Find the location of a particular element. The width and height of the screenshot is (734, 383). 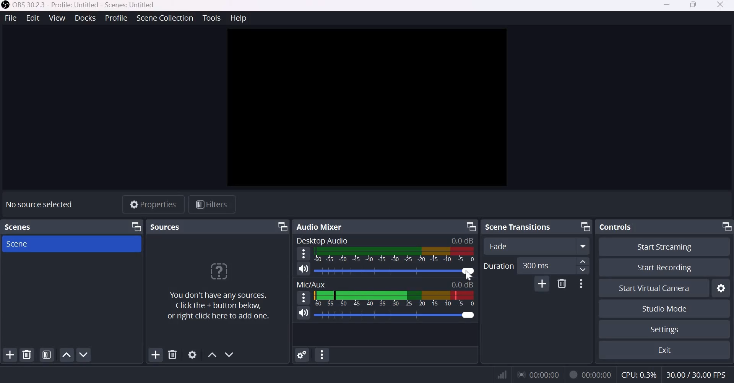

hamburger menu is located at coordinates (303, 254).